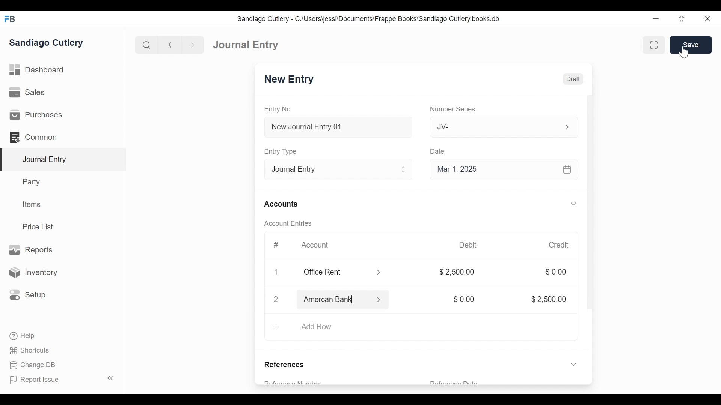  Describe the element at coordinates (682, 18) in the screenshot. I see `maximize` at that location.